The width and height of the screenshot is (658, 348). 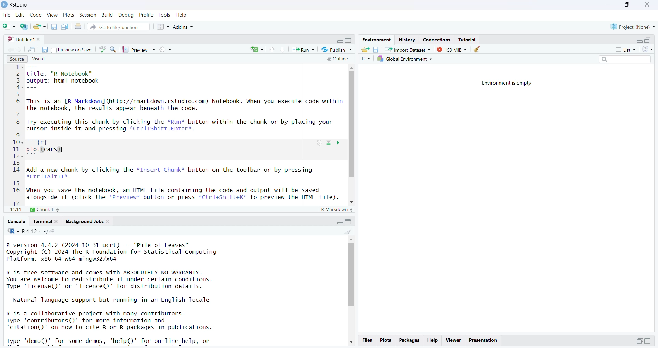 I want to click on Import dataset, so click(x=407, y=49).